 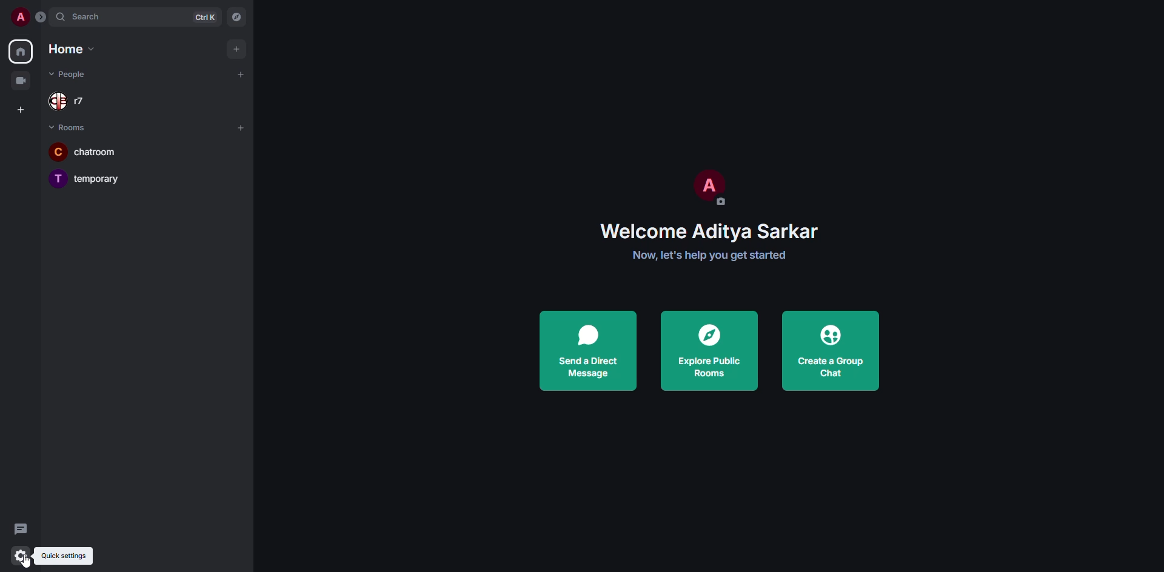 What do you see at coordinates (235, 48) in the screenshot?
I see `add` at bounding box center [235, 48].